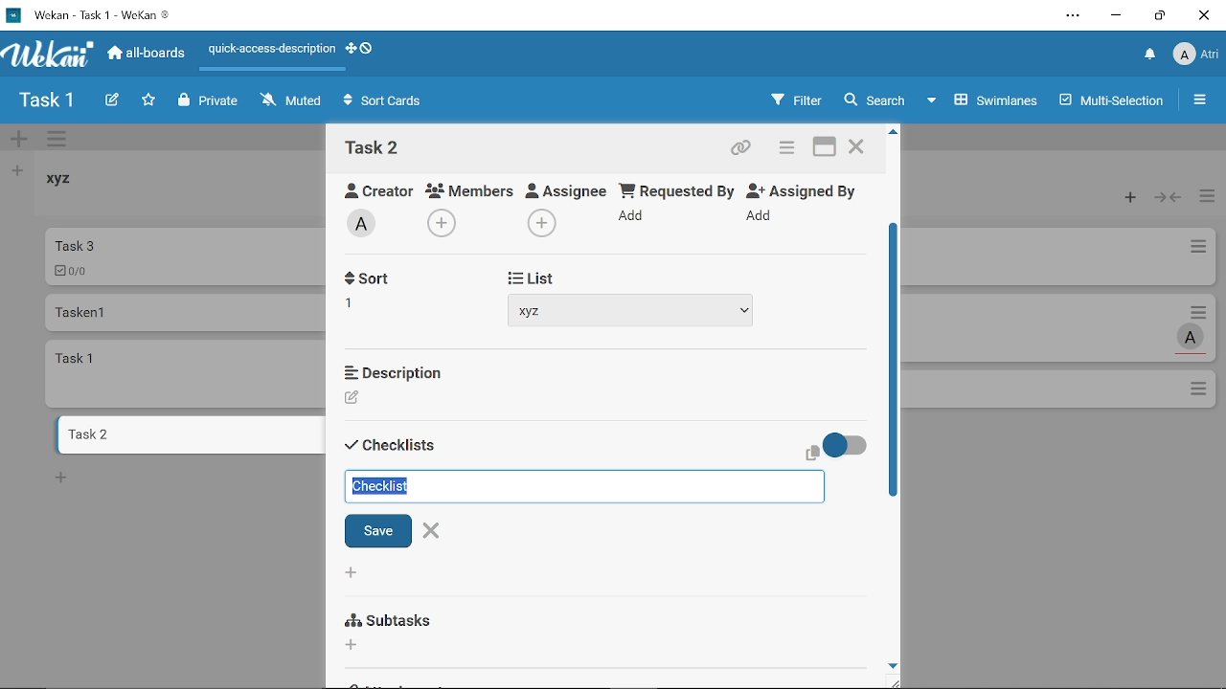  Describe the element at coordinates (677, 189) in the screenshot. I see `Requested By` at that location.